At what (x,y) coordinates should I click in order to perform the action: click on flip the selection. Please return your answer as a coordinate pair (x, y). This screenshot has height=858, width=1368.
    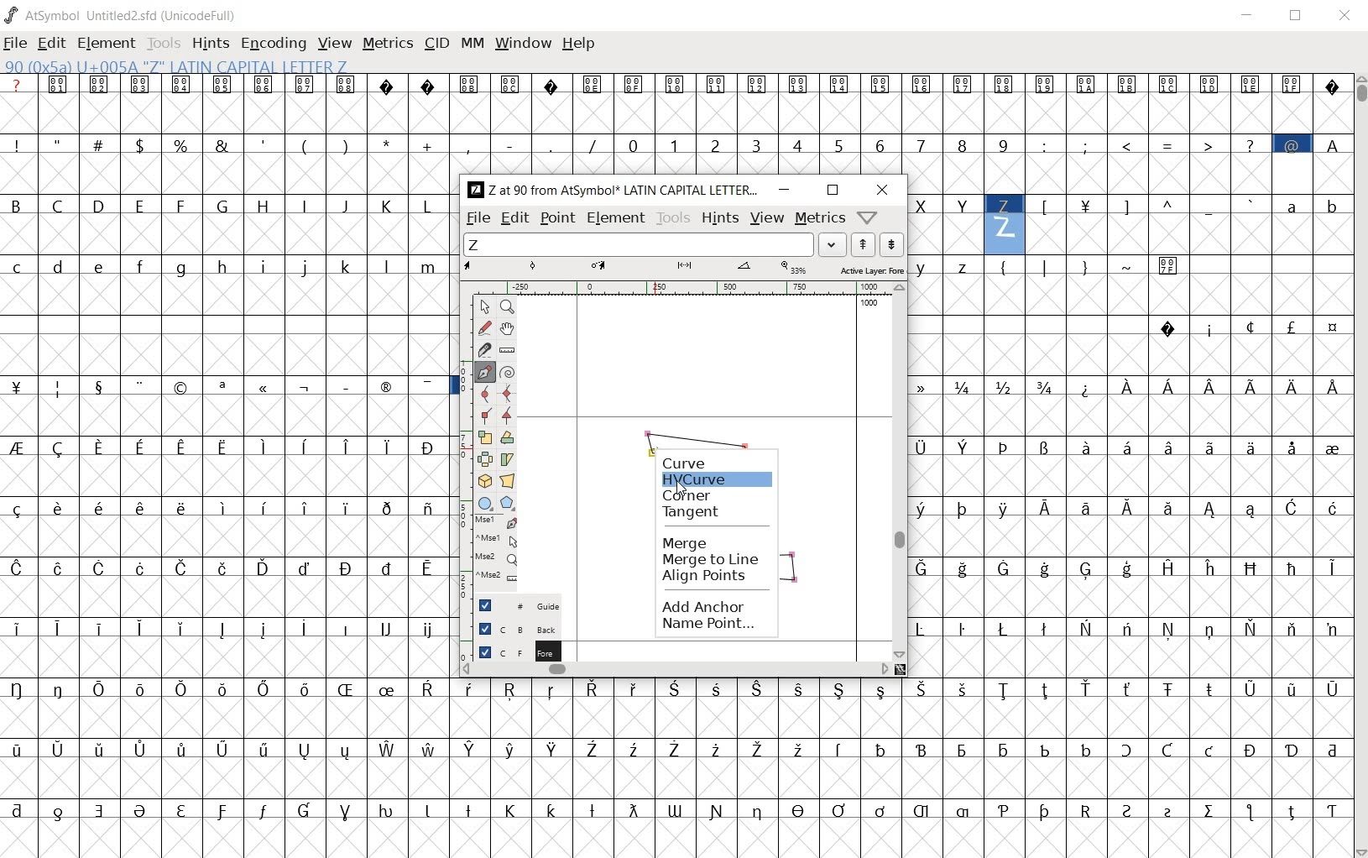
    Looking at the image, I should click on (484, 460).